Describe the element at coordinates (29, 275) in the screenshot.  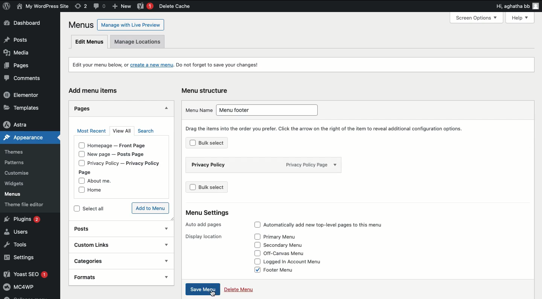
I see ` Yoast SEO ` at that location.